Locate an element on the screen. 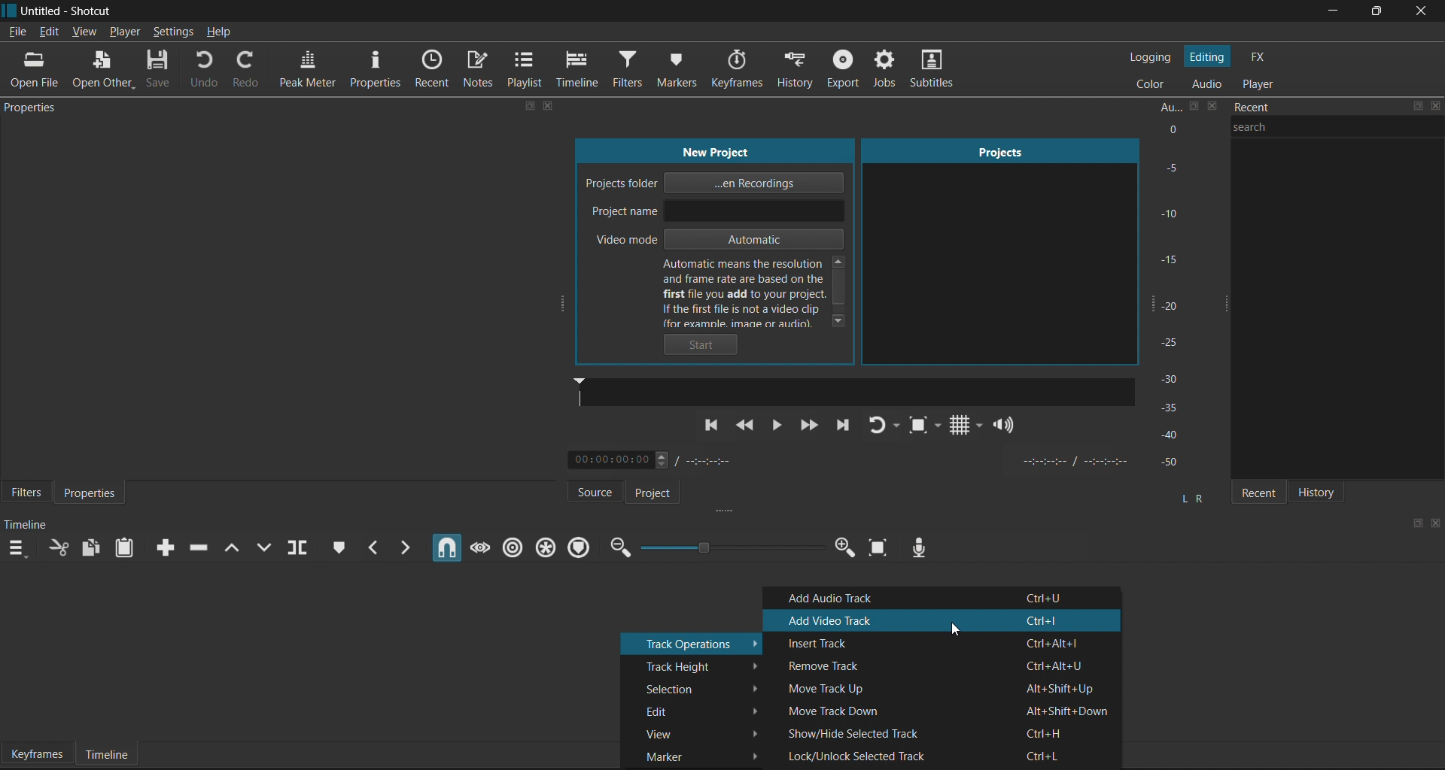 This screenshot has width=1445, height=770. Redo is located at coordinates (248, 71).